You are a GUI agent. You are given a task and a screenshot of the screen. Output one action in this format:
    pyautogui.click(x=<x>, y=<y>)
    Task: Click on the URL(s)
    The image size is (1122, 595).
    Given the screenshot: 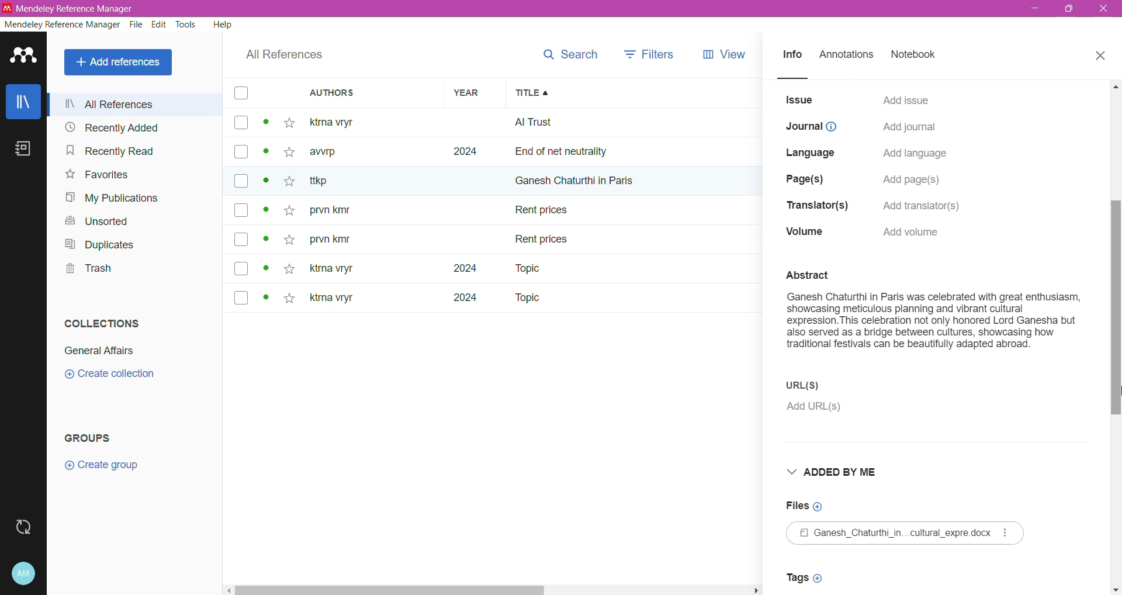 What is the action you would take?
    pyautogui.click(x=826, y=385)
    